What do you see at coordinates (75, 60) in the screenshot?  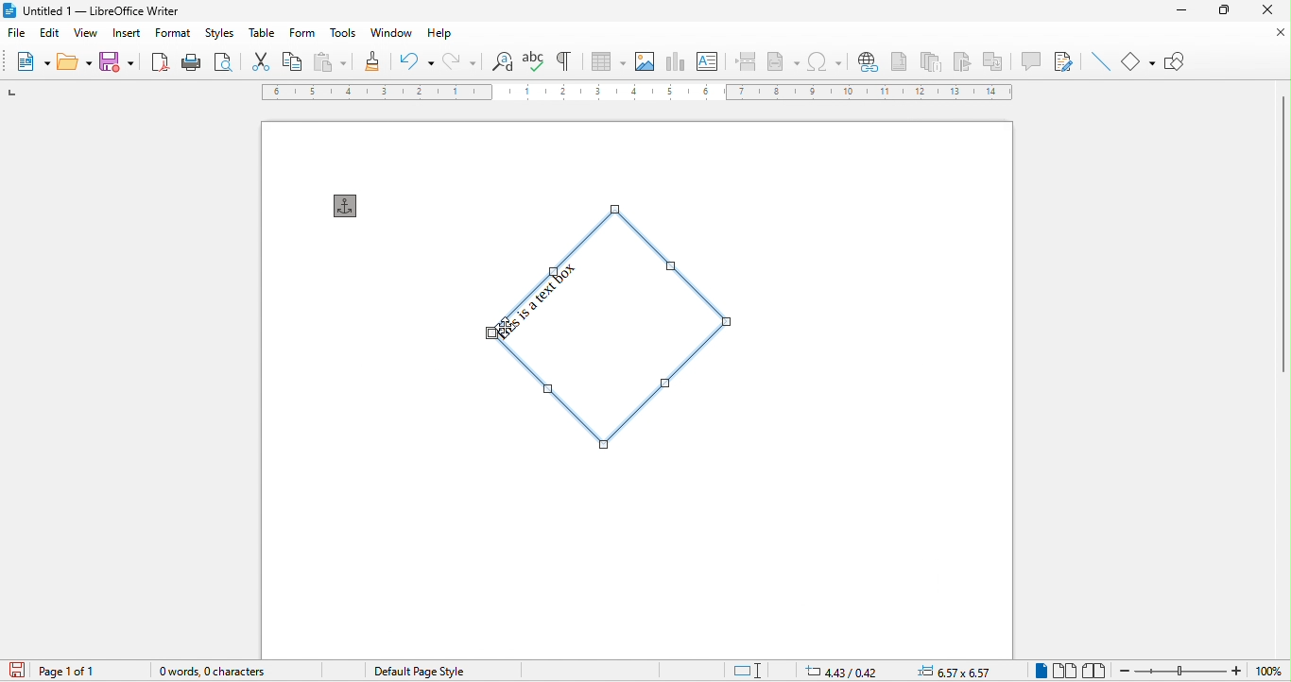 I see `open` at bounding box center [75, 60].